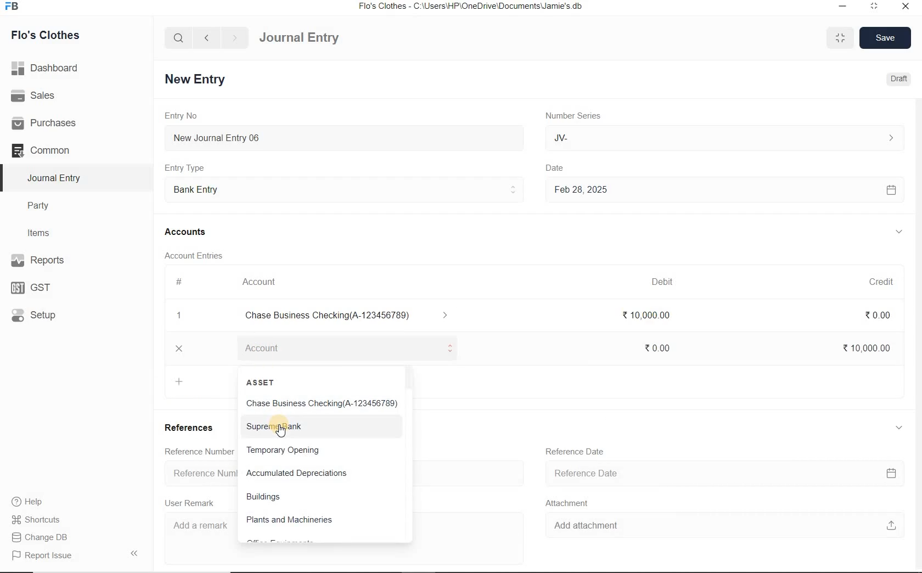  Describe the element at coordinates (193, 503) in the screenshot. I see `User Remark` at that location.